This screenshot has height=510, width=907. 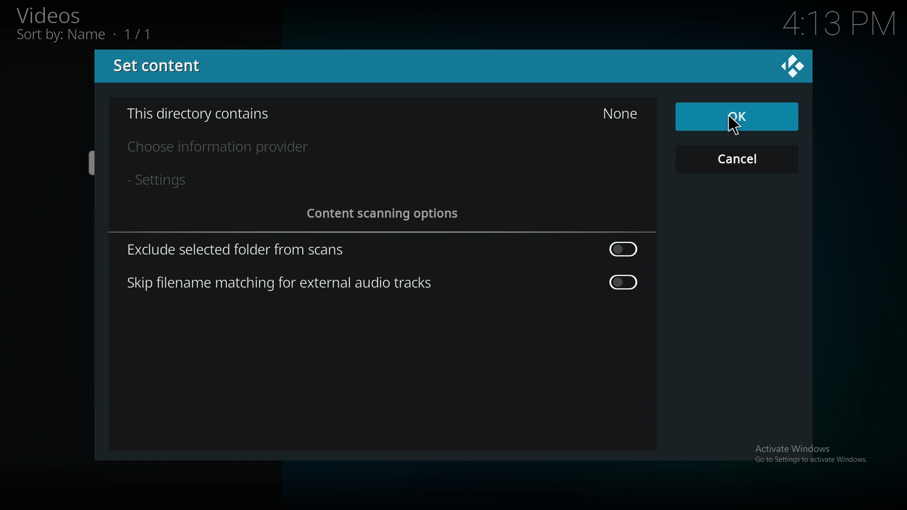 I want to click on ok, so click(x=736, y=117).